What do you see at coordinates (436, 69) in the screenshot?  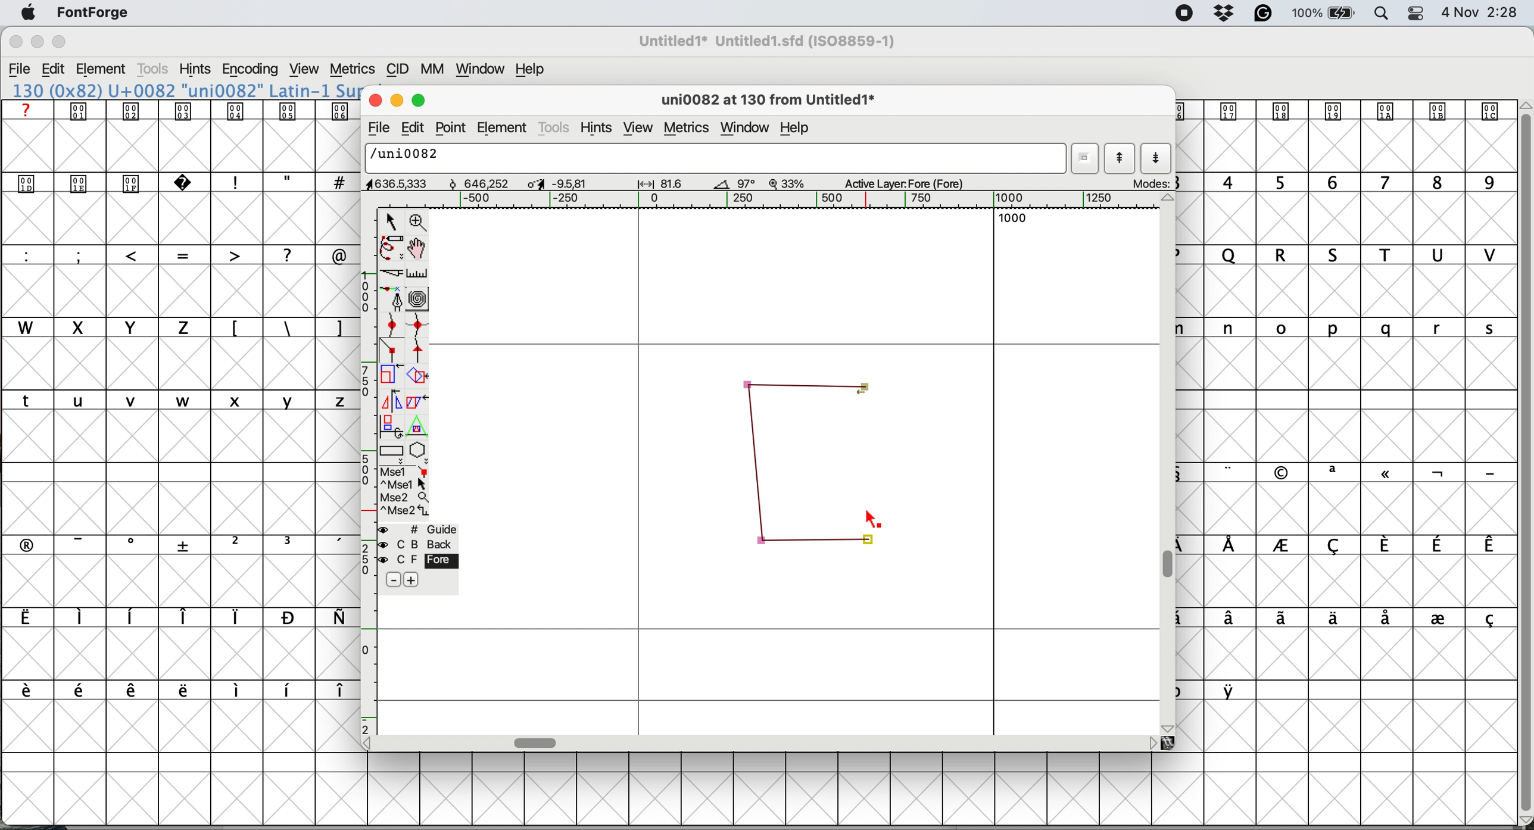 I see `mm` at bounding box center [436, 69].